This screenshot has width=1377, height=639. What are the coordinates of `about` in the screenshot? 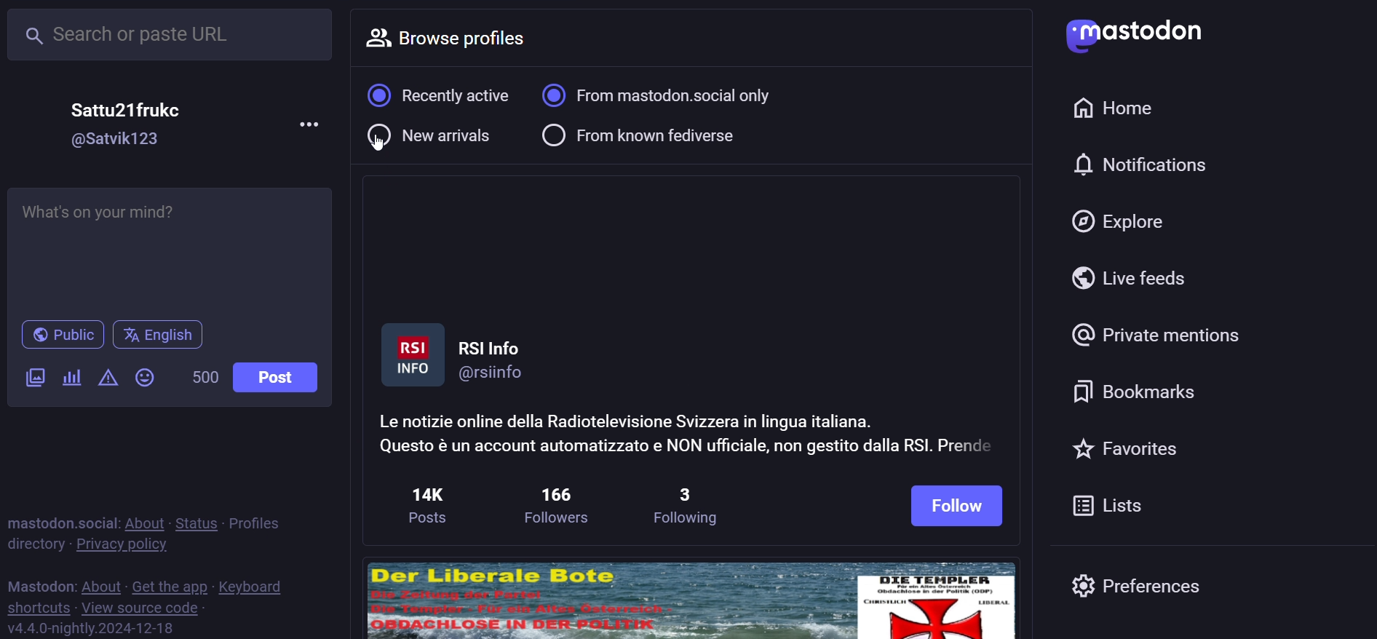 It's located at (145, 522).